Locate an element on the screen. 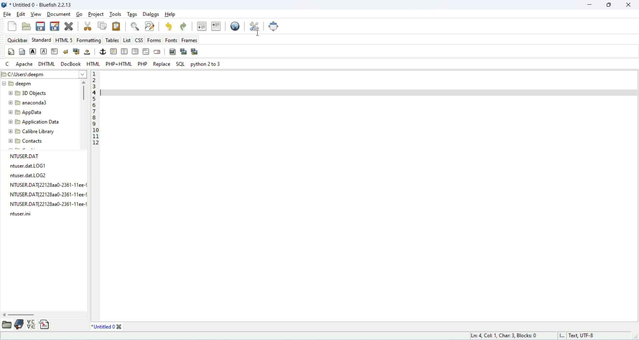 The height and width of the screenshot is (340, 639). close is located at coordinates (629, 6).